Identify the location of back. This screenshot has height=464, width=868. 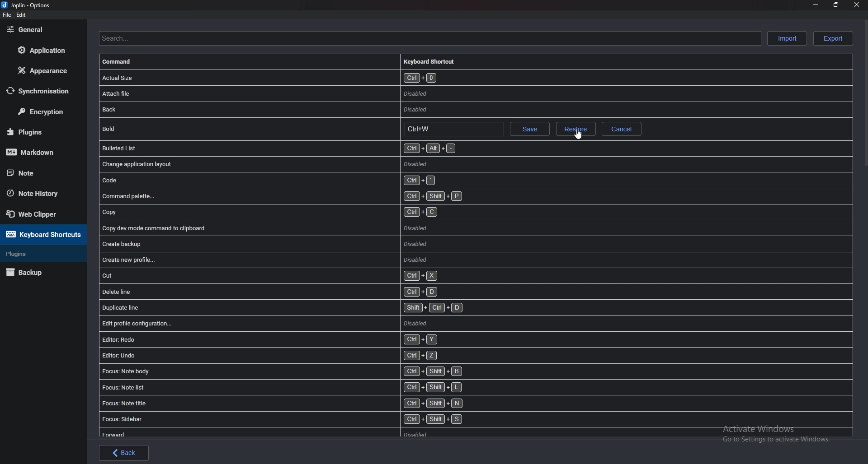
(351, 109).